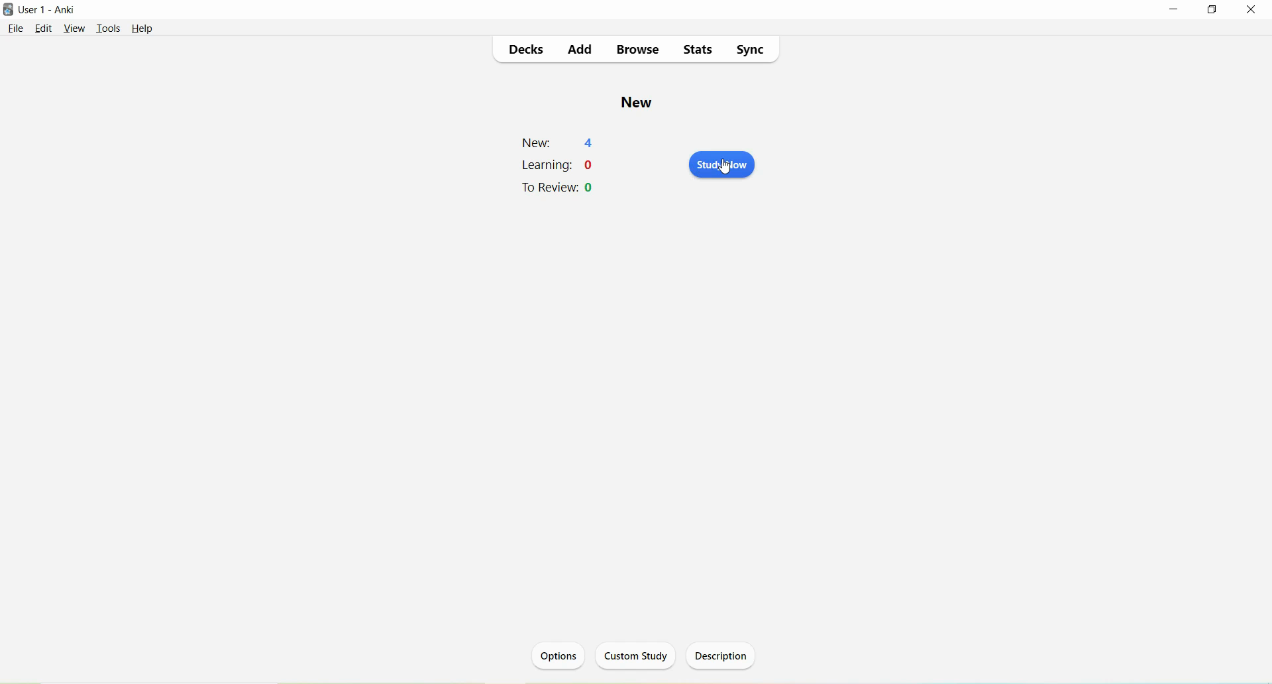 The image size is (1272, 684). I want to click on Decks, so click(529, 51).